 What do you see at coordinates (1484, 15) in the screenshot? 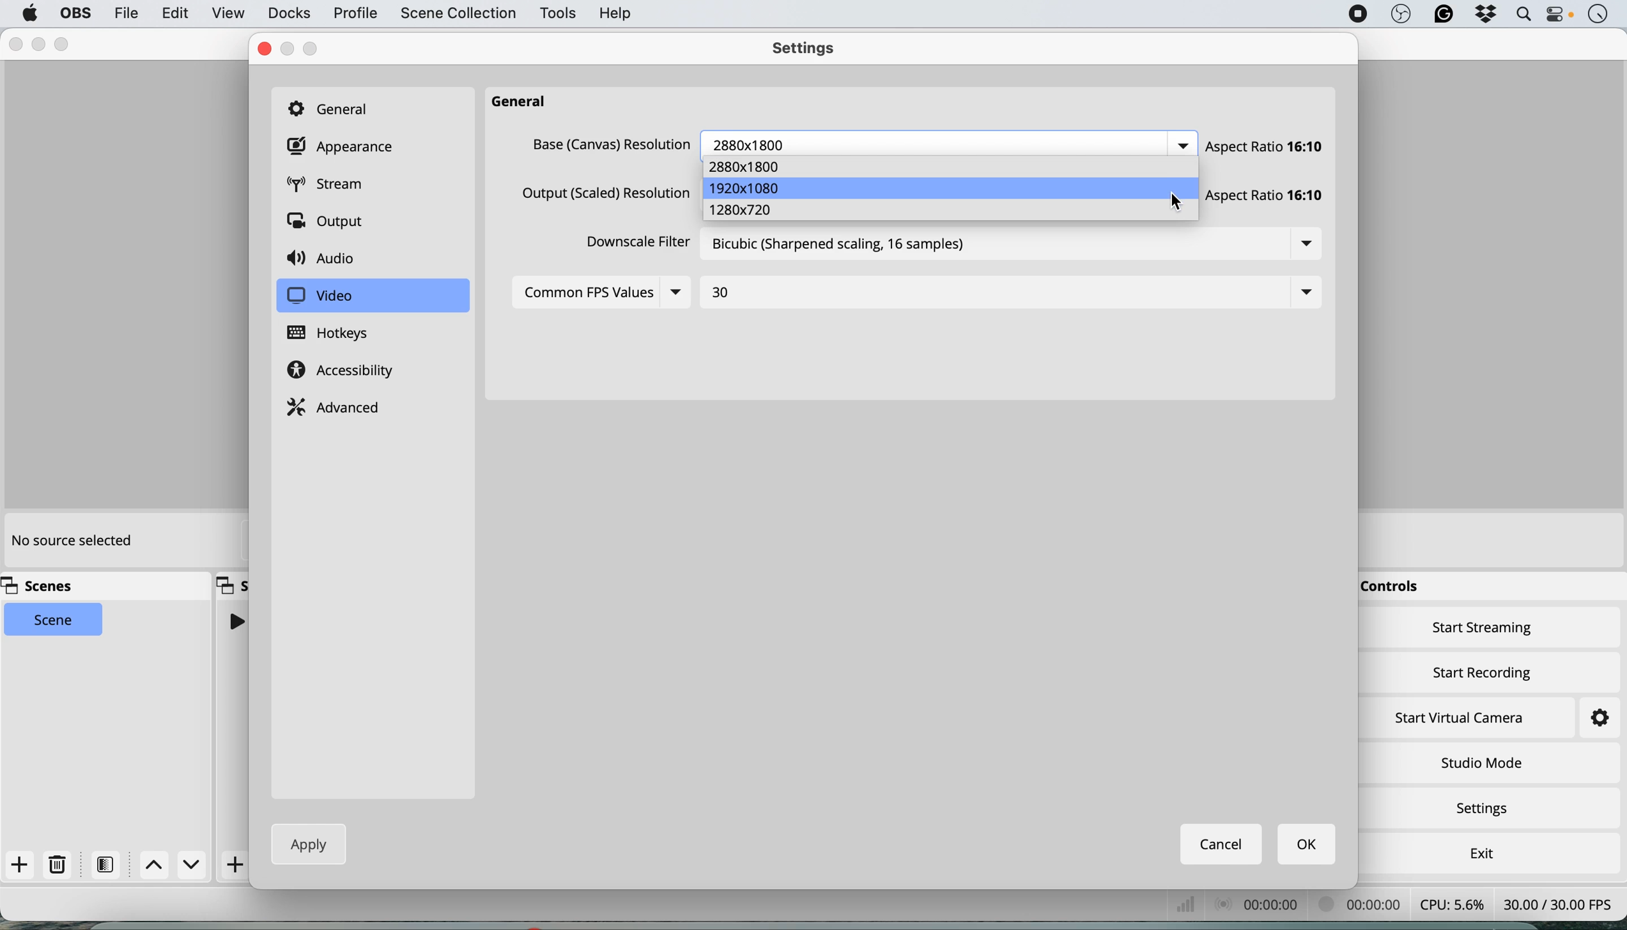
I see `dropbox` at bounding box center [1484, 15].